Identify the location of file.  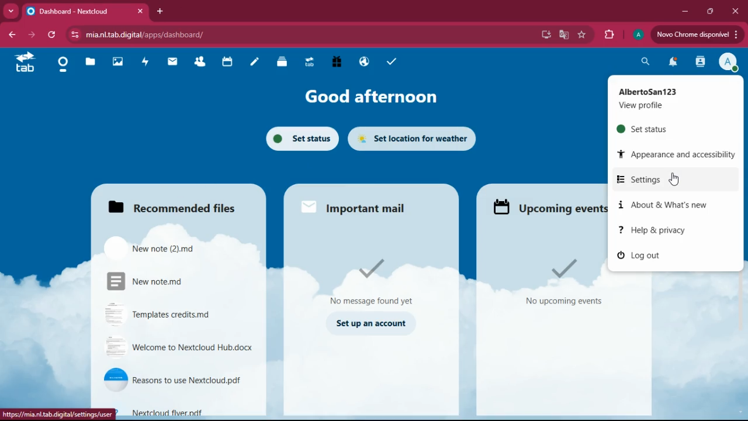
(174, 316).